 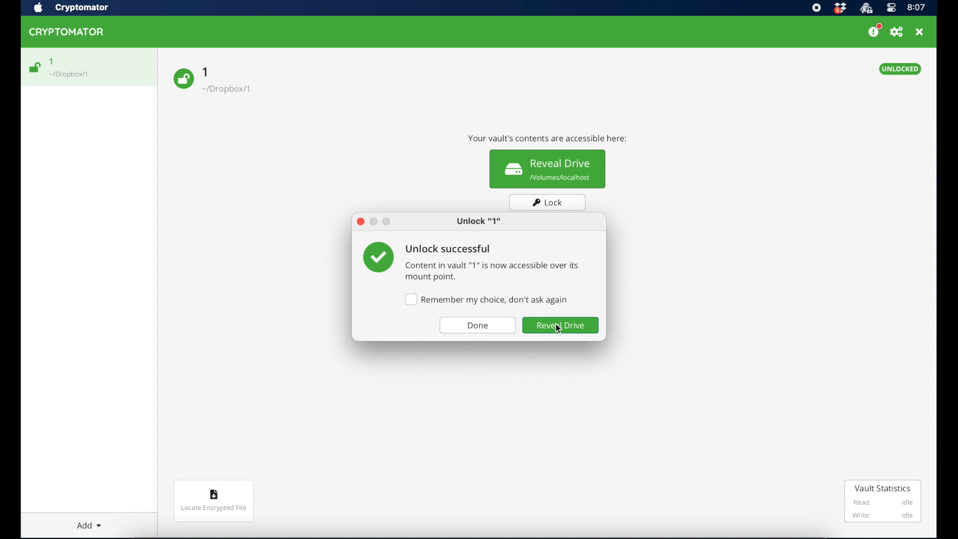 I want to click on minimize, so click(x=374, y=222).